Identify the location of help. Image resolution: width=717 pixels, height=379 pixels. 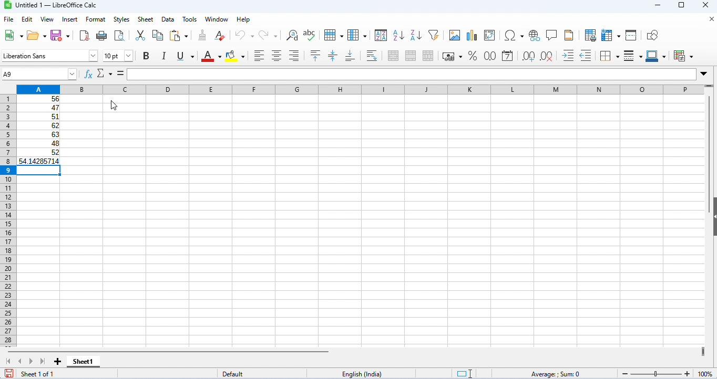
(244, 19).